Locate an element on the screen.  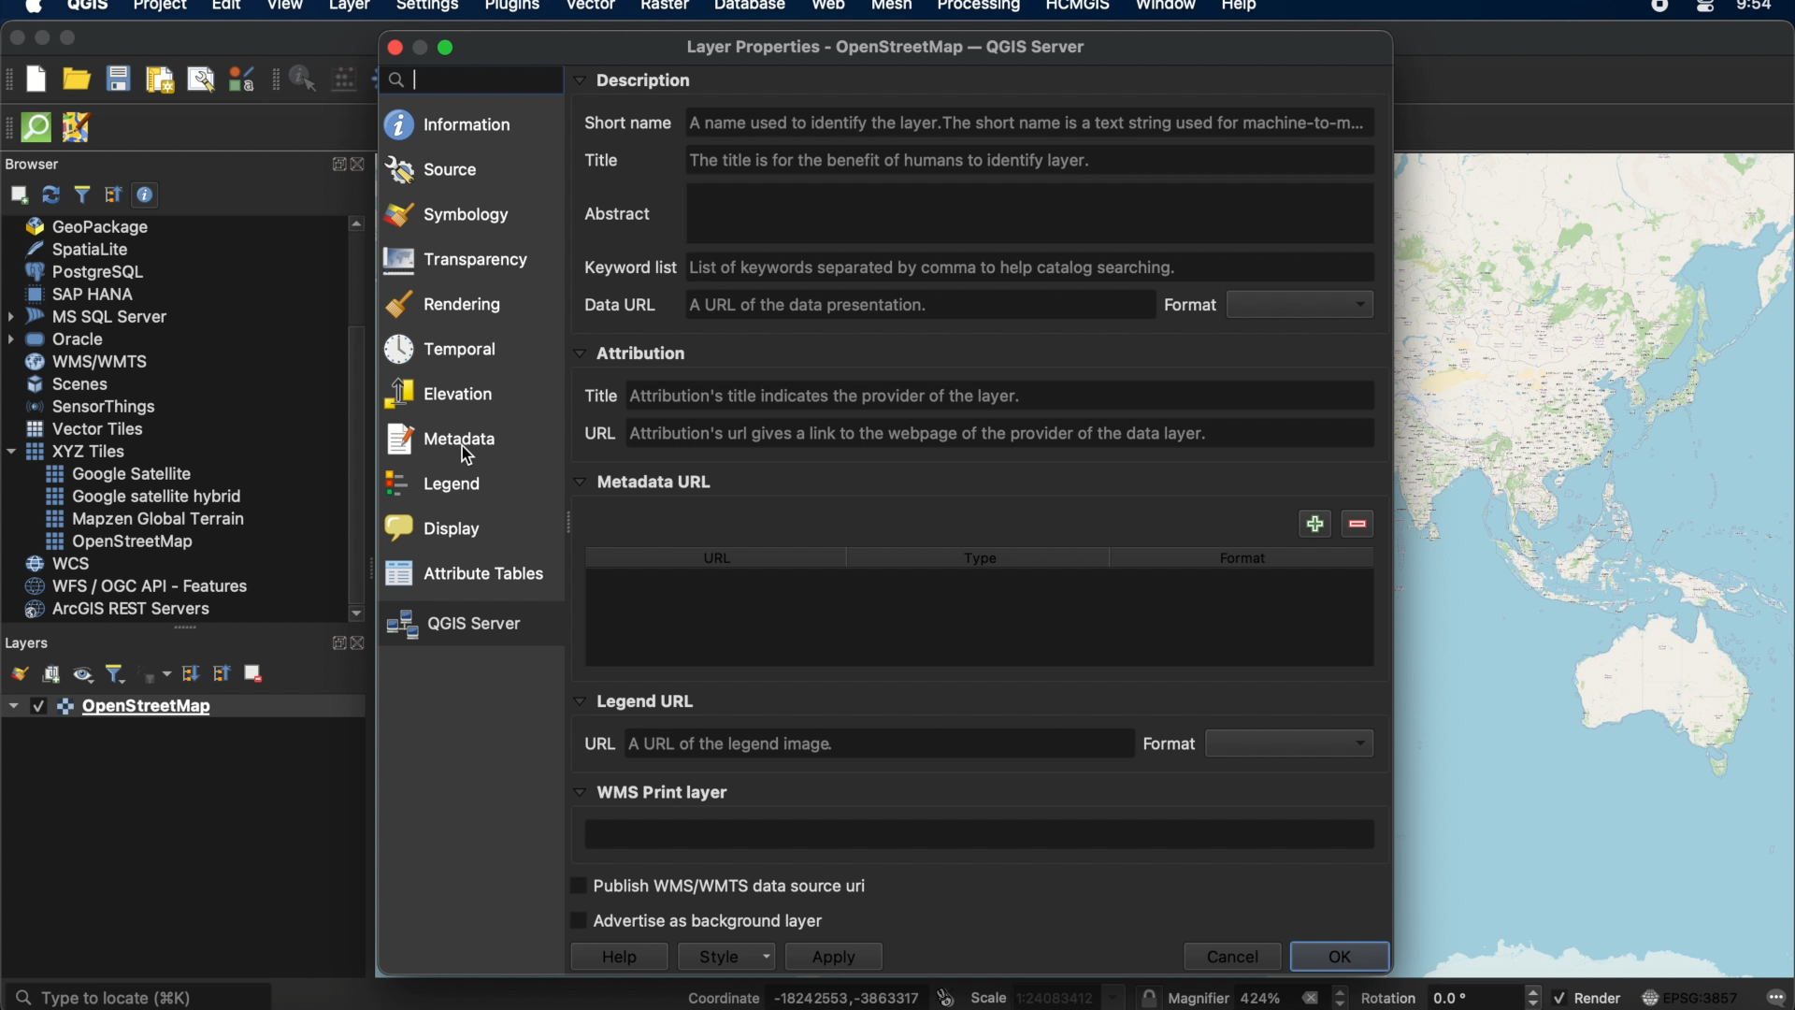
raster is located at coordinates (664, 7).